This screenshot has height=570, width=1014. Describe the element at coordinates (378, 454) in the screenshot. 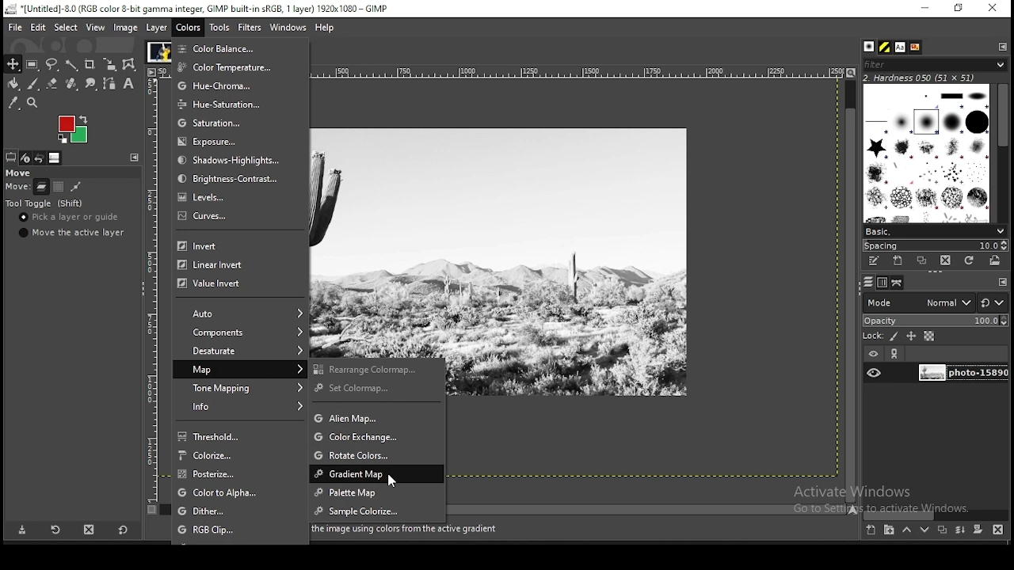

I see `rotate colors` at that location.